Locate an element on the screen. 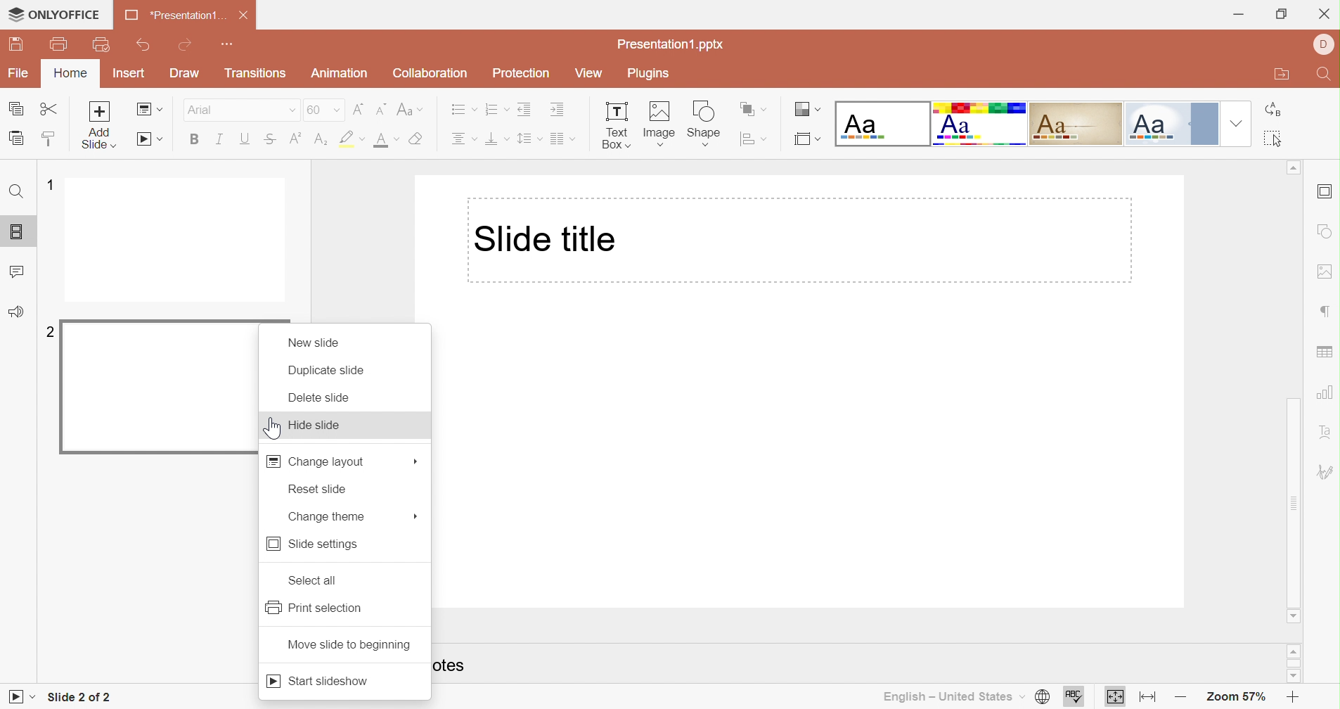 Image resolution: width=1340 pixels, height=709 pixels. Set document language is located at coordinates (1043, 696).